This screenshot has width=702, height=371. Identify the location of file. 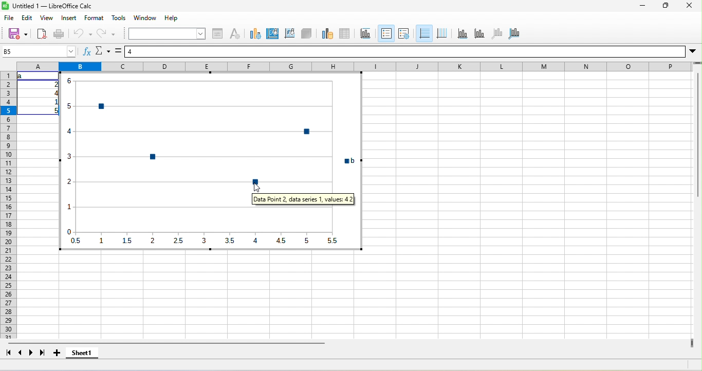
(9, 18).